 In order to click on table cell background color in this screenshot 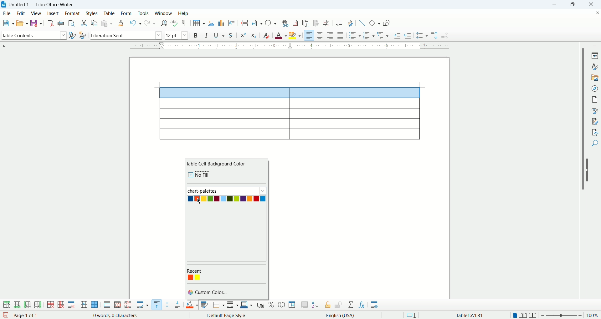, I will do `click(218, 164)`.